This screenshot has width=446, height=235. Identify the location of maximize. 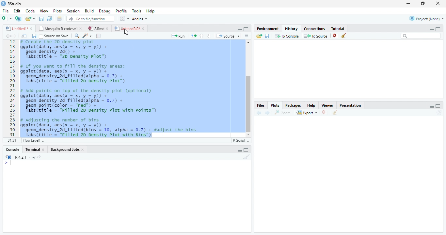
(246, 29).